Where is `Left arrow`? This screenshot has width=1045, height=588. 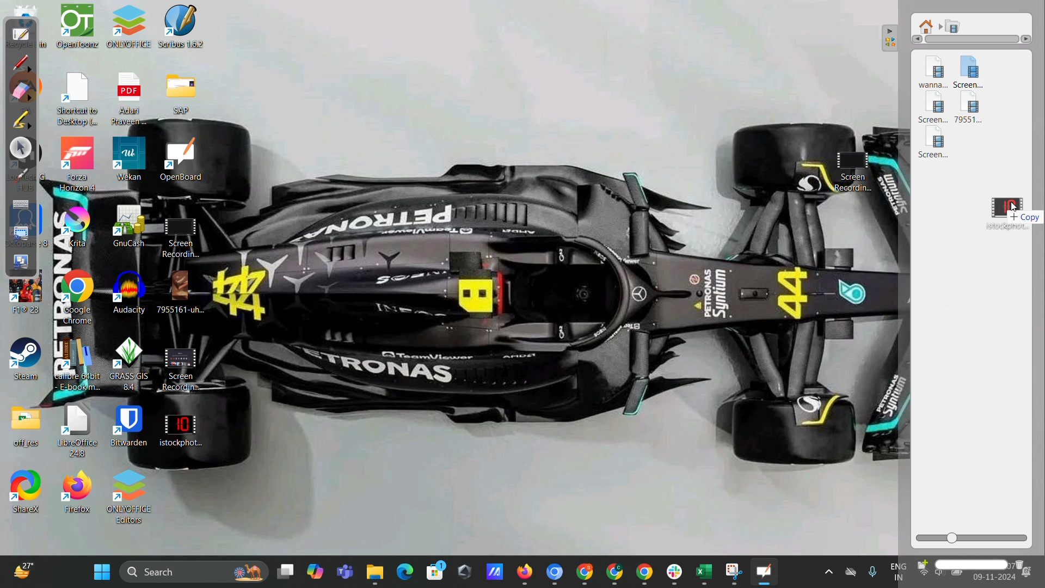
Left arrow is located at coordinates (915, 42).